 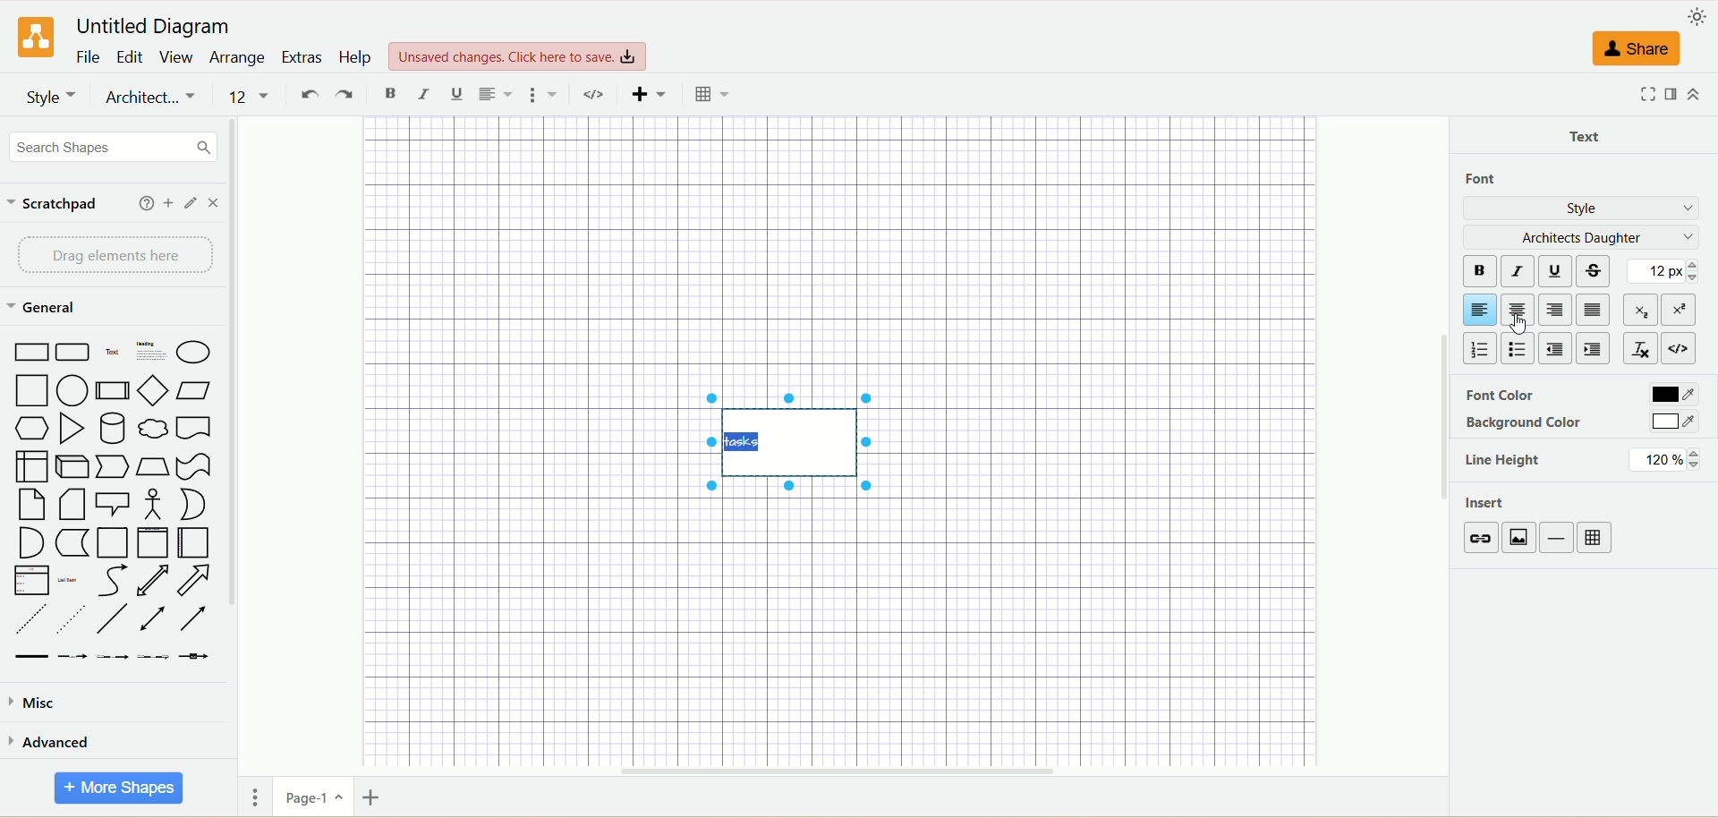 I want to click on Rectangle, so click(x=30, y=352).